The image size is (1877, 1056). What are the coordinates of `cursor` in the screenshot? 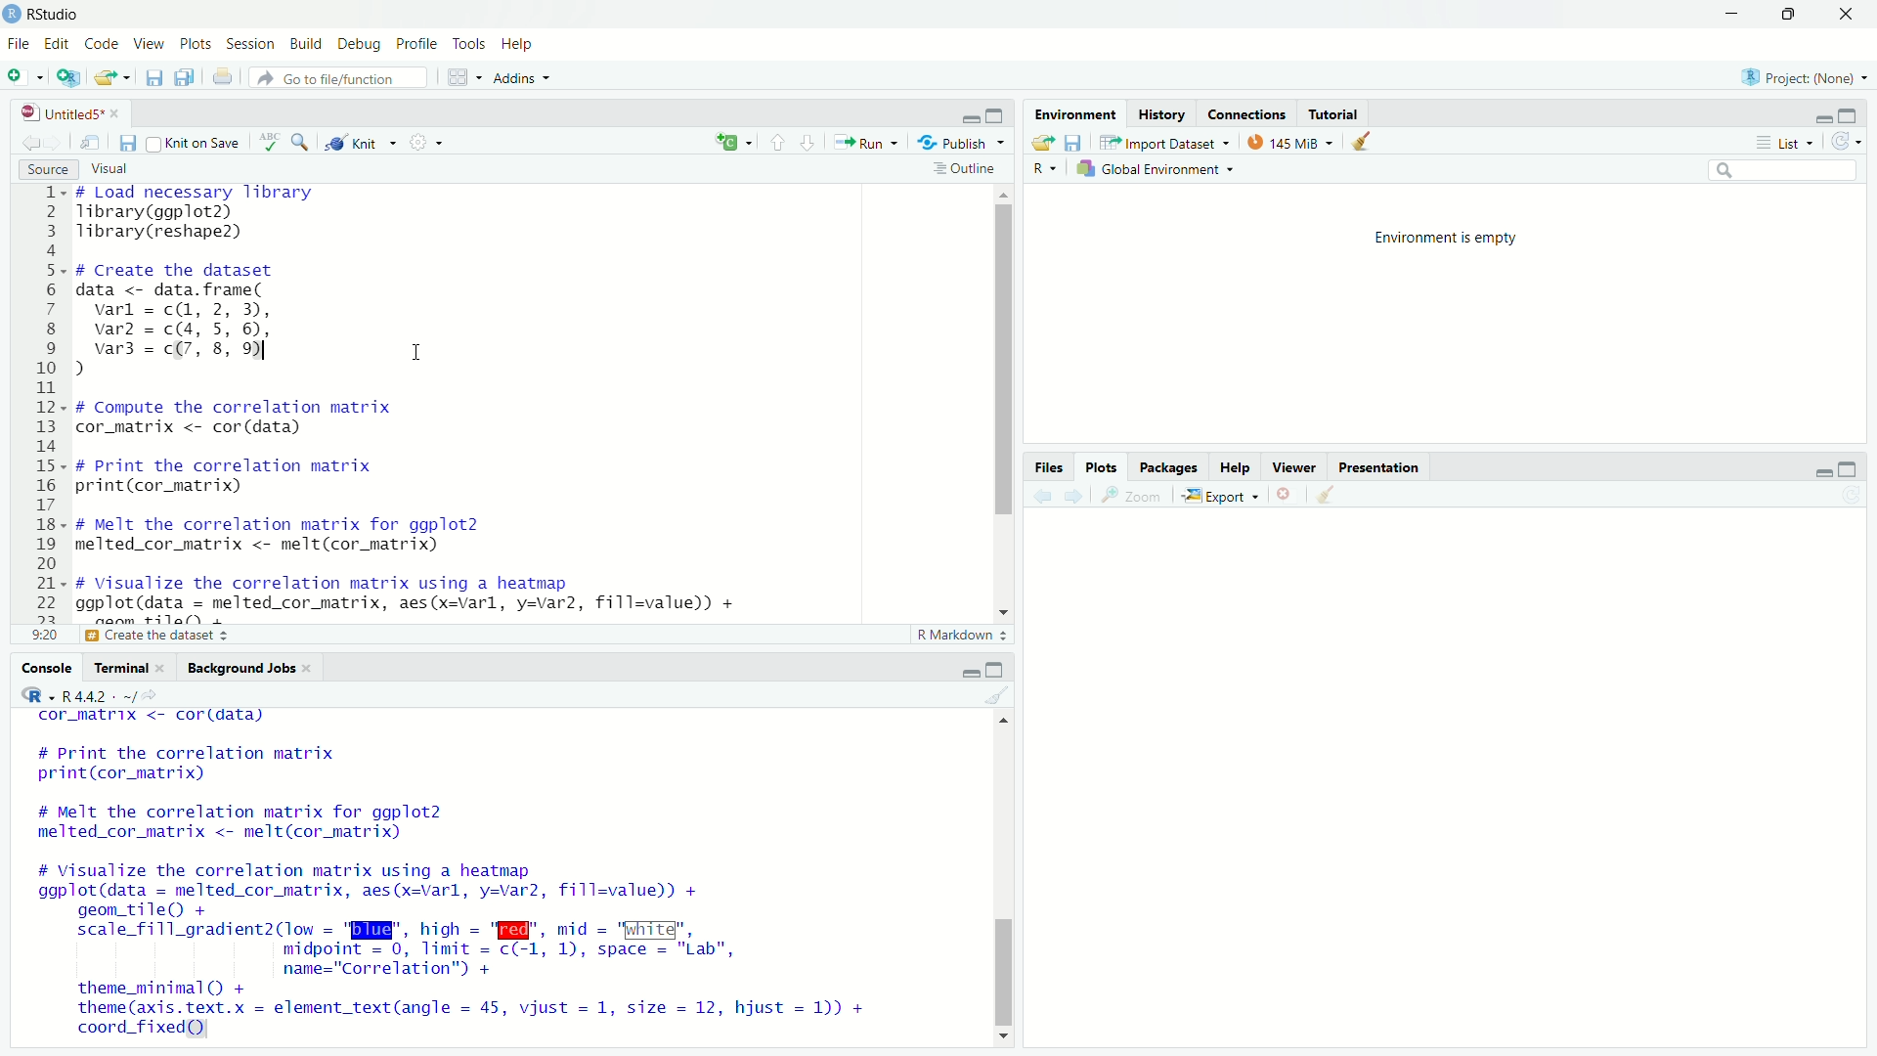 It's located at (417, 351).